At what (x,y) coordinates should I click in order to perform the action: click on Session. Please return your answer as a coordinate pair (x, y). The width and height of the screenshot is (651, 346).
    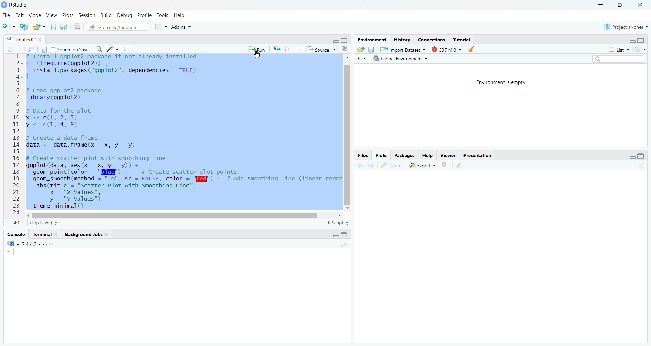
    Looking at the image, I should click on (87, 16).